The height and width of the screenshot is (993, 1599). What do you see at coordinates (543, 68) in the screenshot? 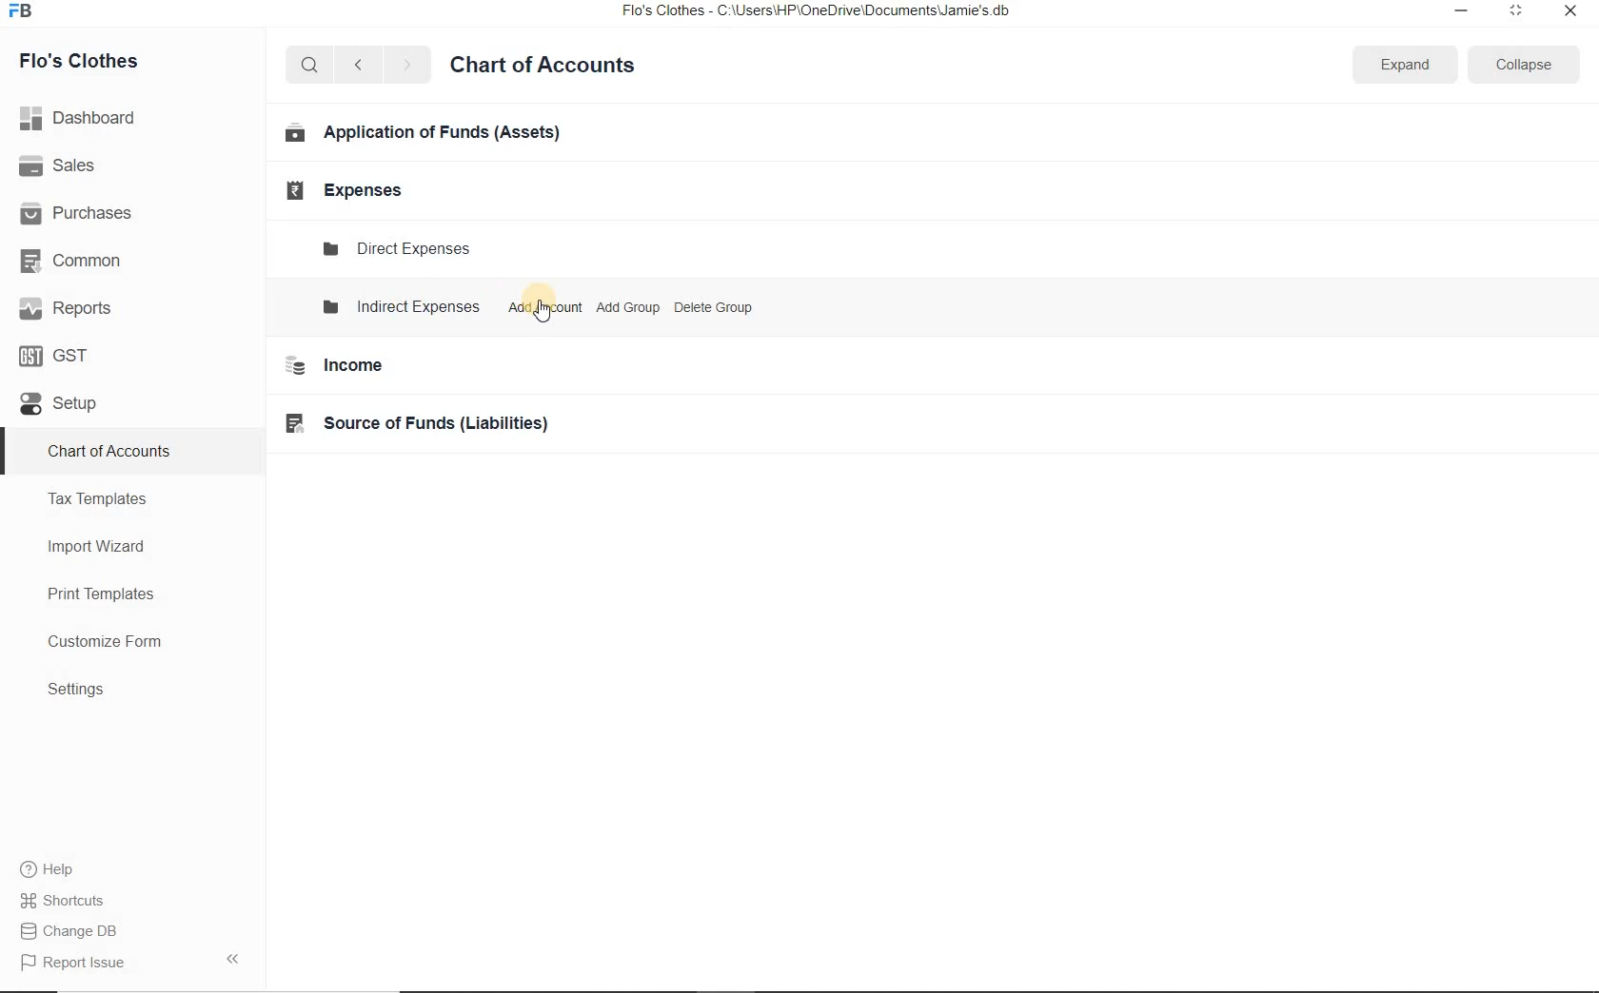
I see `Chart of Accounts` at bounding box center [543, 68].